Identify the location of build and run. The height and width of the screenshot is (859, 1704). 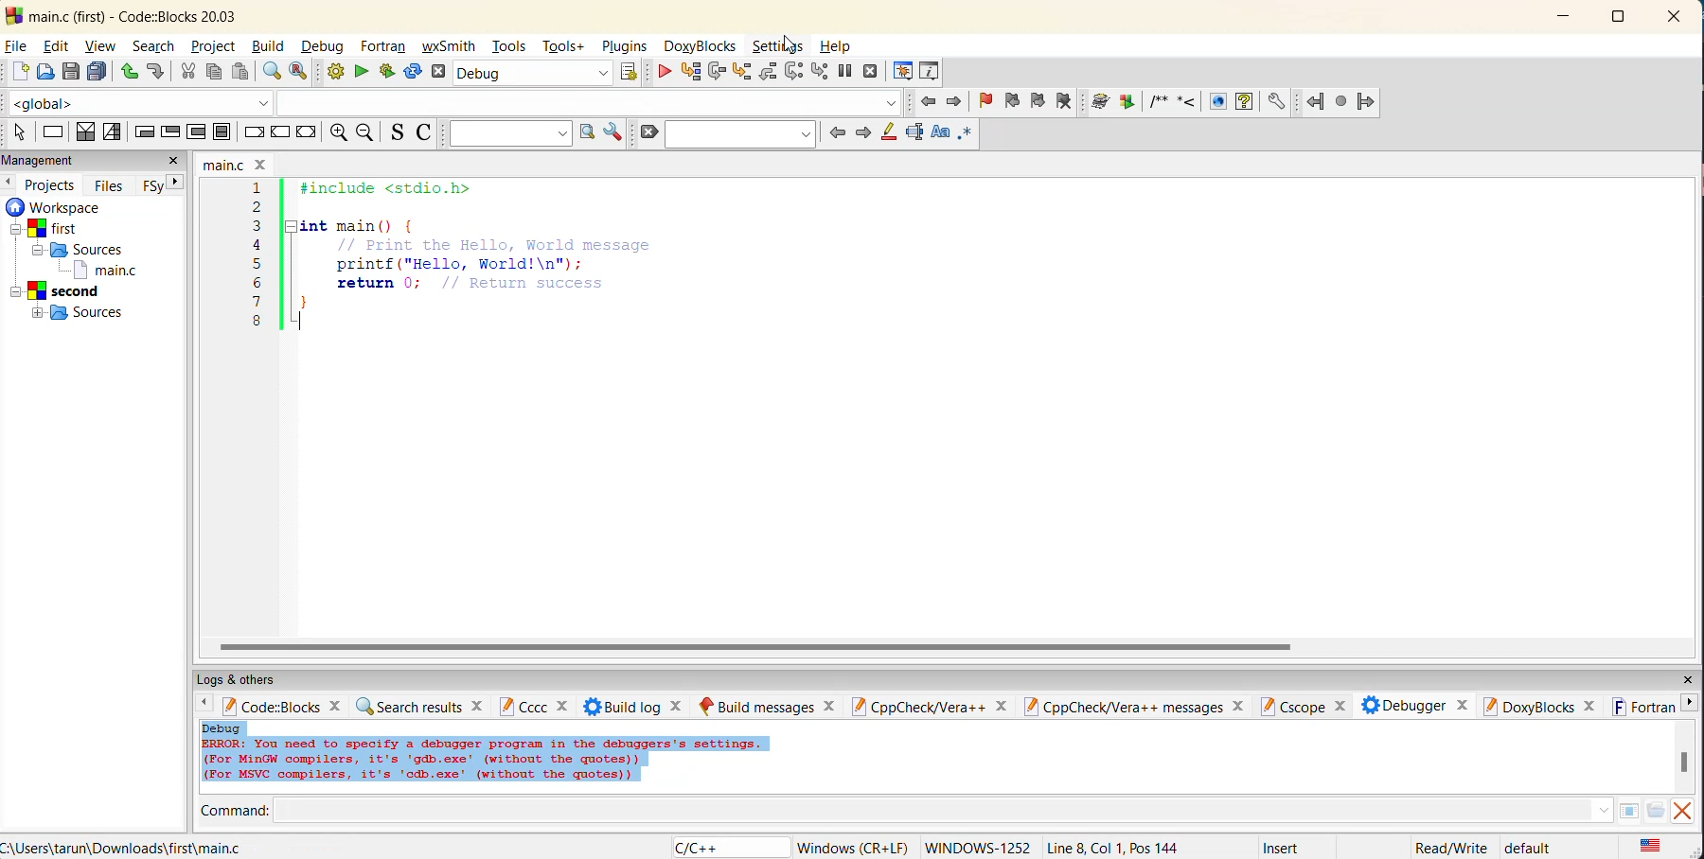
(388, 71).